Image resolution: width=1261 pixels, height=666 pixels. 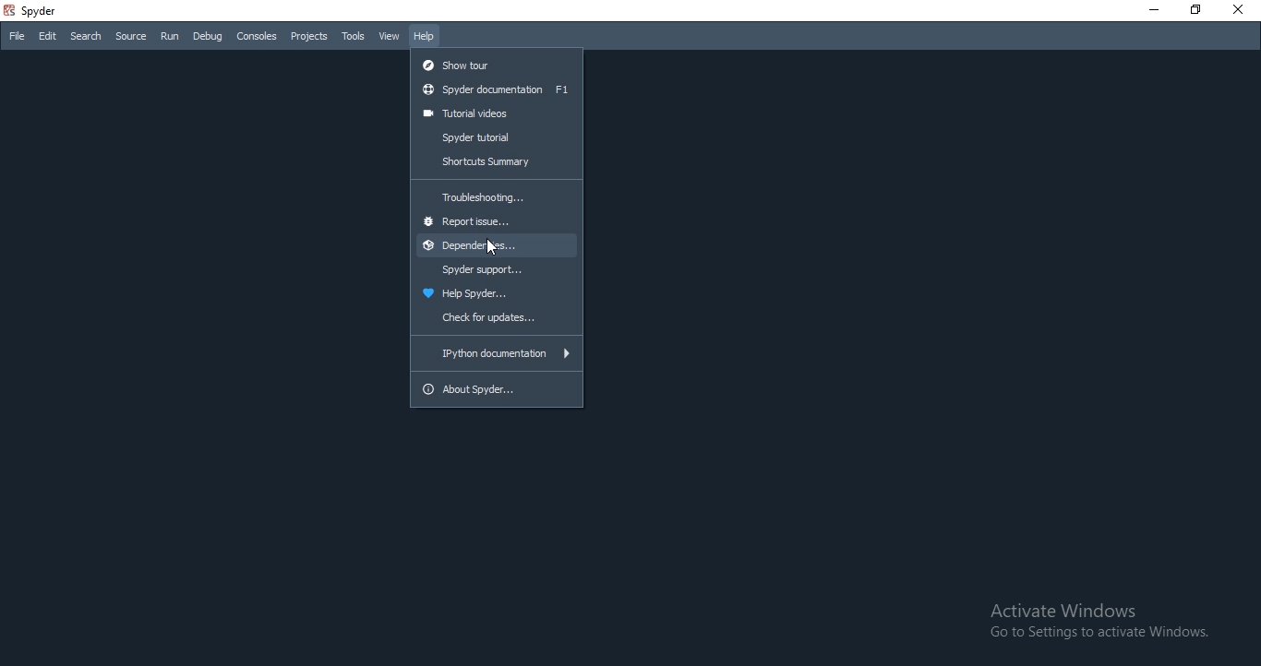 What do you see at coordinates (1243, 9) in the screenshot?
I see `Close` at bounding box center [1243, 9].